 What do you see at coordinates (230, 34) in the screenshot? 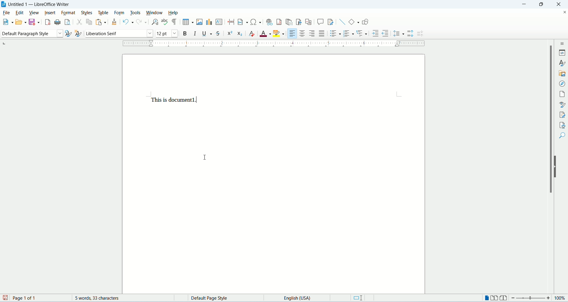
I see `superscript` at bounding box center [230, 34].